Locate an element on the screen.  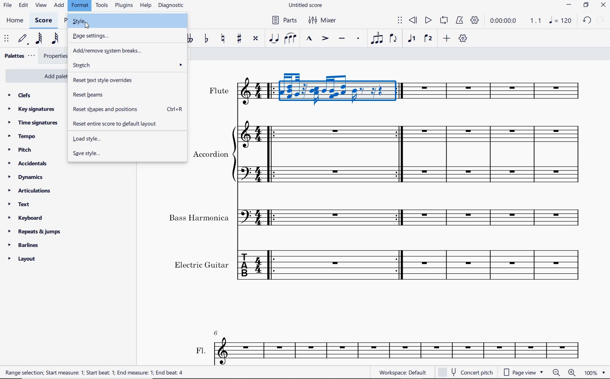
select to move is located at coordinates (6, 39).